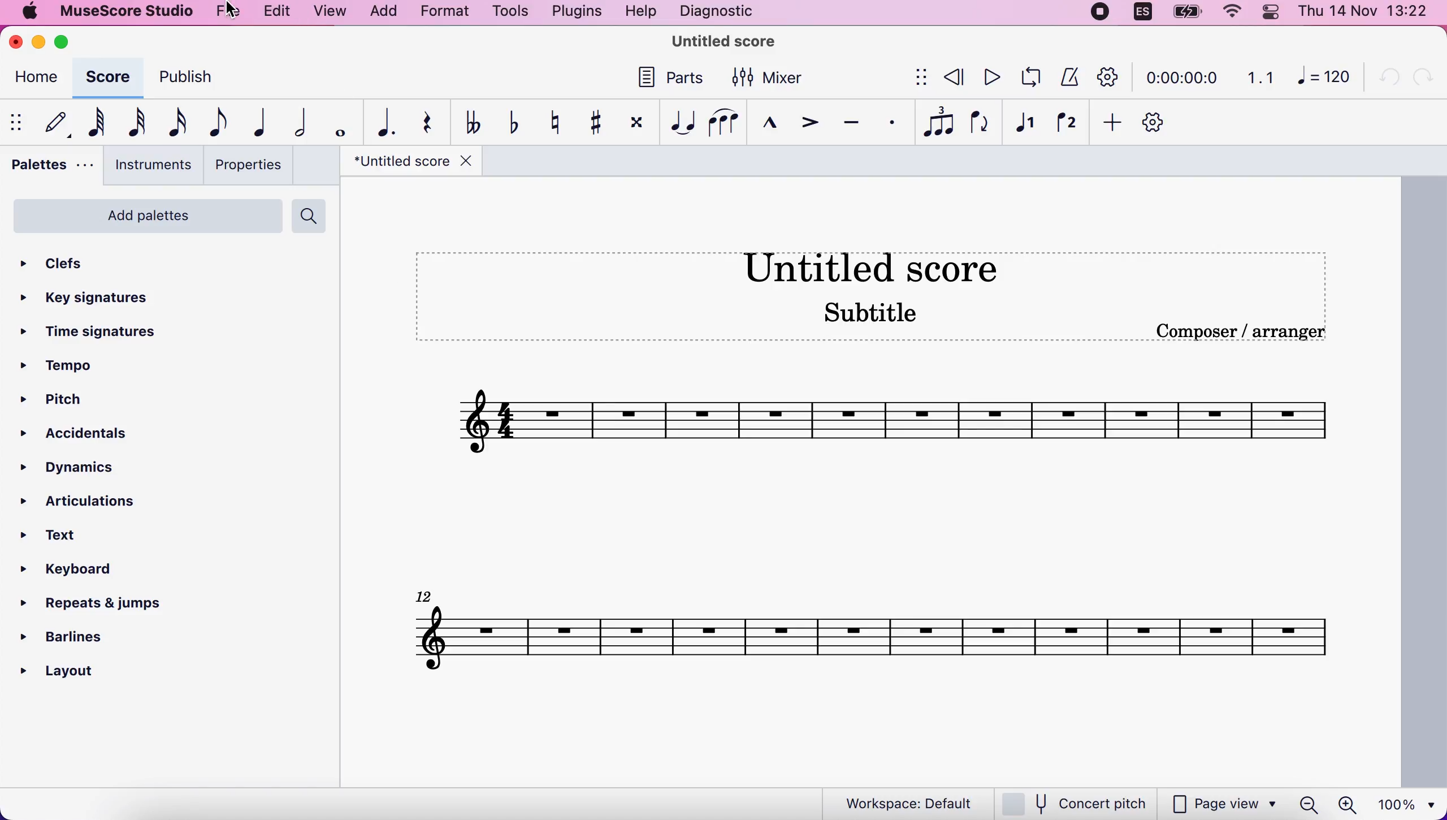  I want to click on articulations, so click(78, 502).